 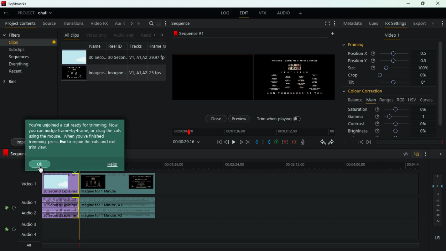 What do you see at coordinates (391, 60) in the screenshot?
I see `position y` at bounding box center [391, 60].